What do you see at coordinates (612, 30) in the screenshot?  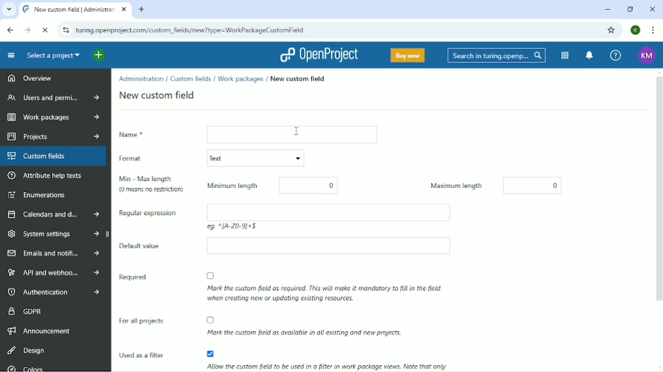 I see `Bookmark this tab` at bounding box center [612, 30].